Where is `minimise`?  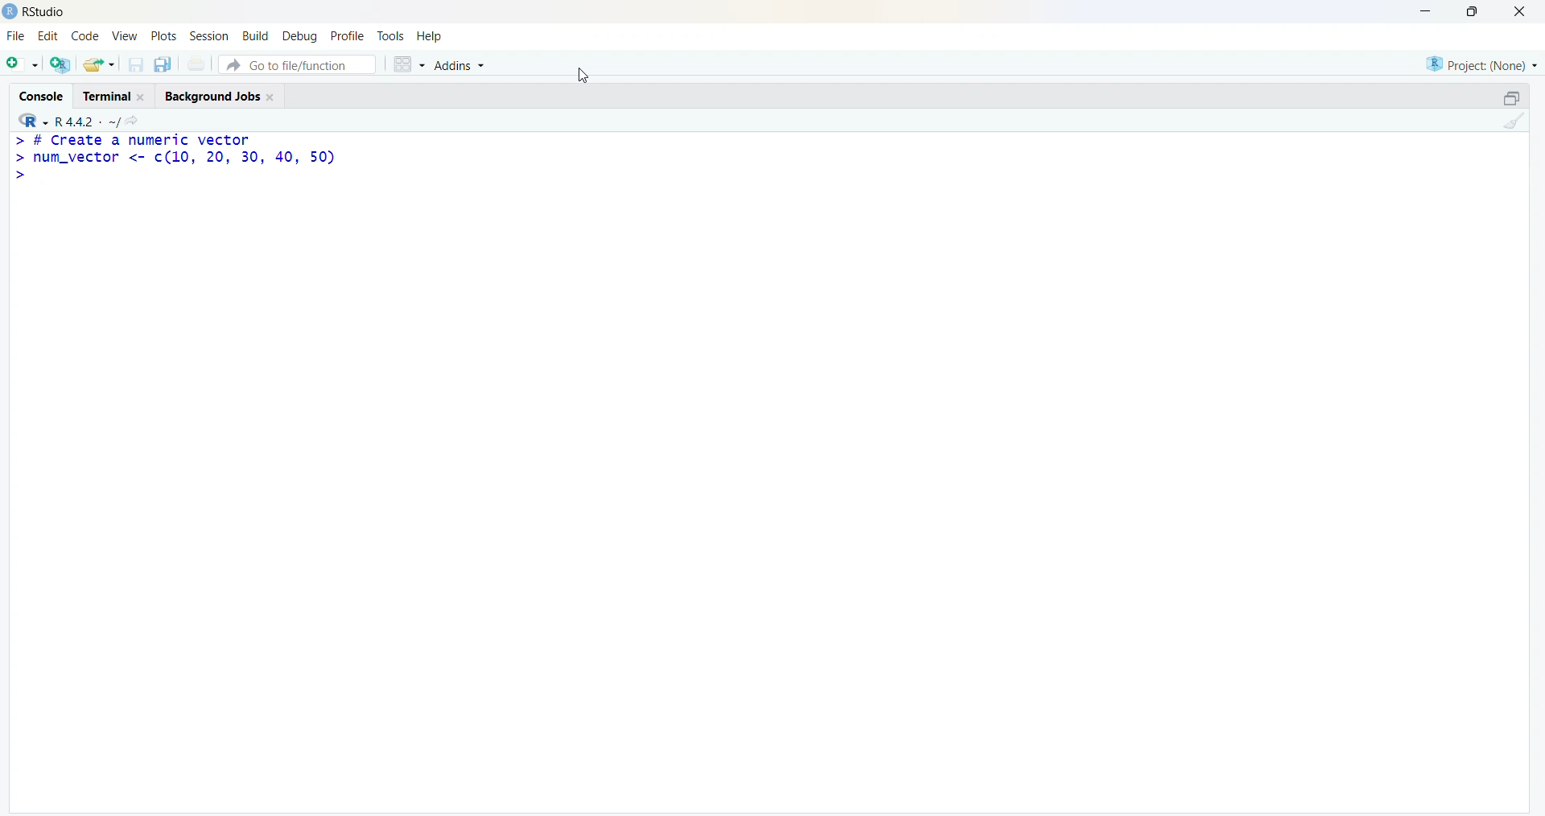 minimise is located at coordinates (1428, 11).